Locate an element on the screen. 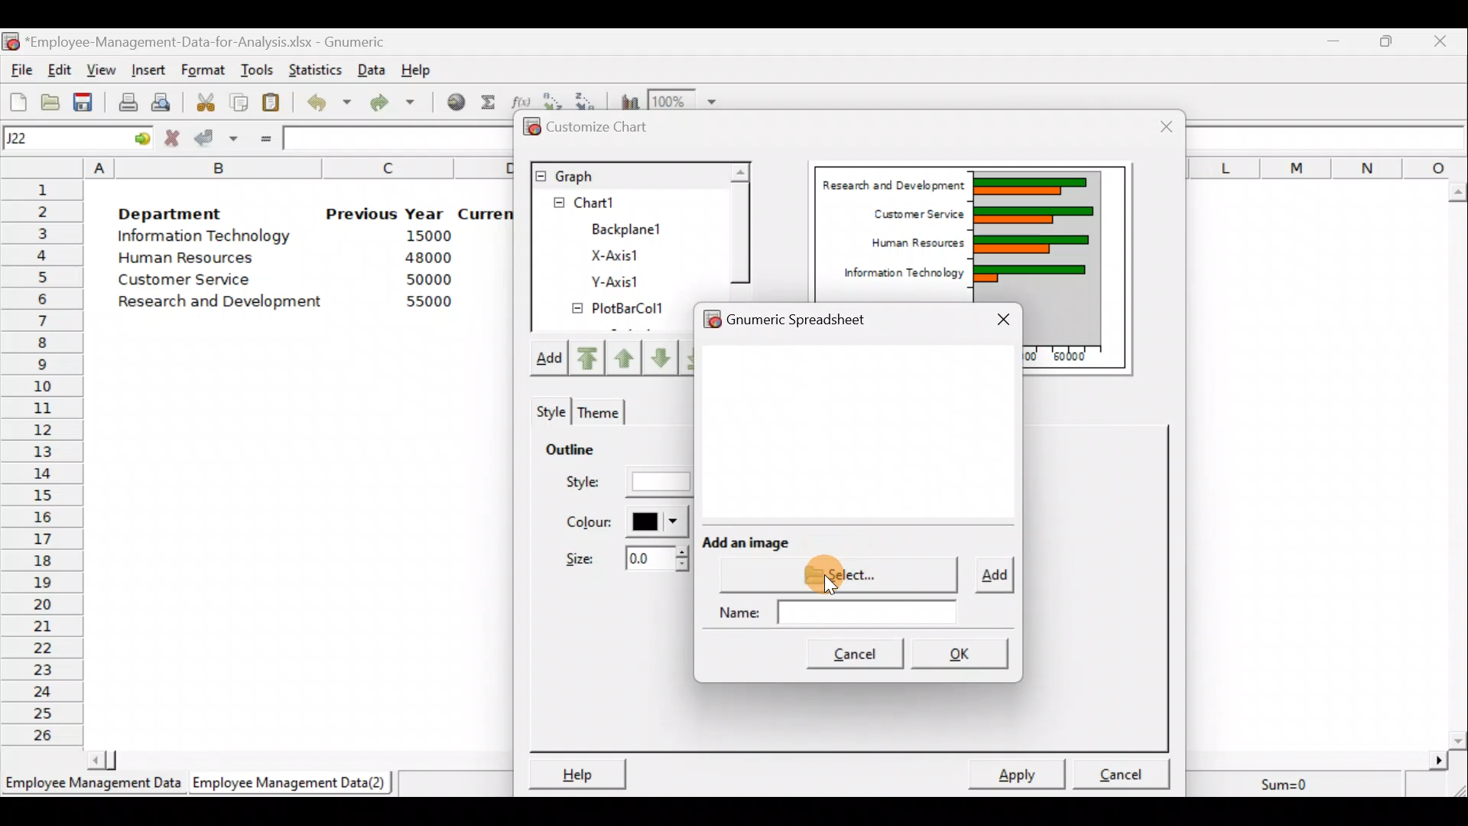 Image resolution: width=1468 pixels, height=826 pixels. Cancel is located at coordinates (1121, 770).